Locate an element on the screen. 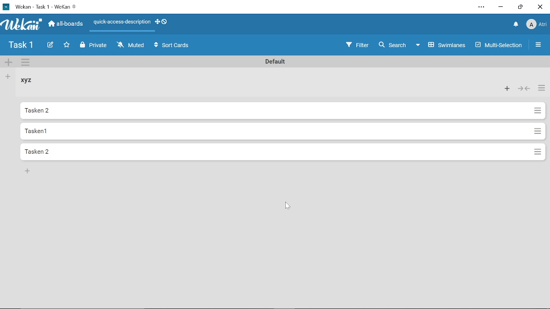 This screenshot has height=309, width=550. manage card is located at coordinates (537, 130).